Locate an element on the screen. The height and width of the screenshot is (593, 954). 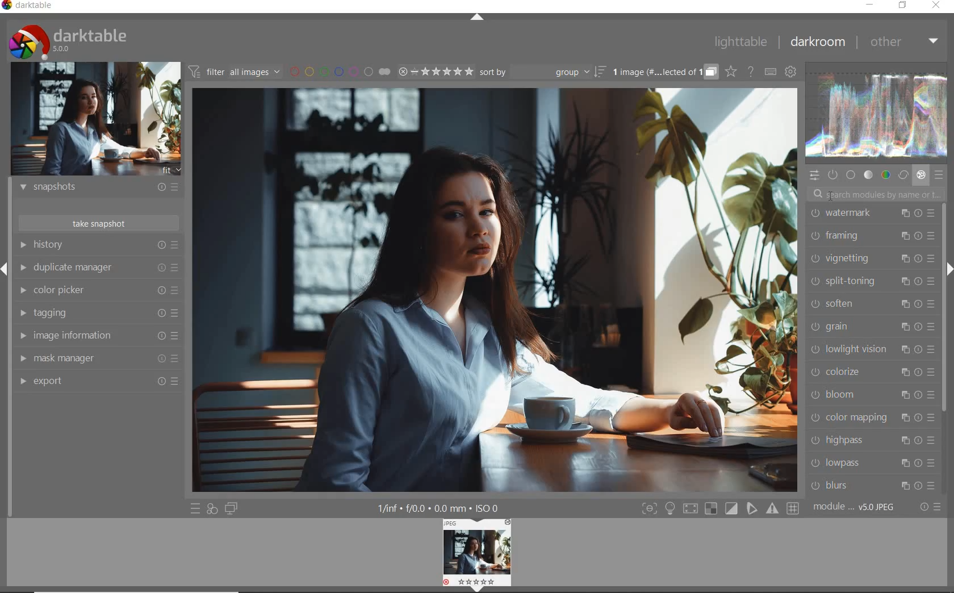
color mapping is located at coordinates (872, 417).